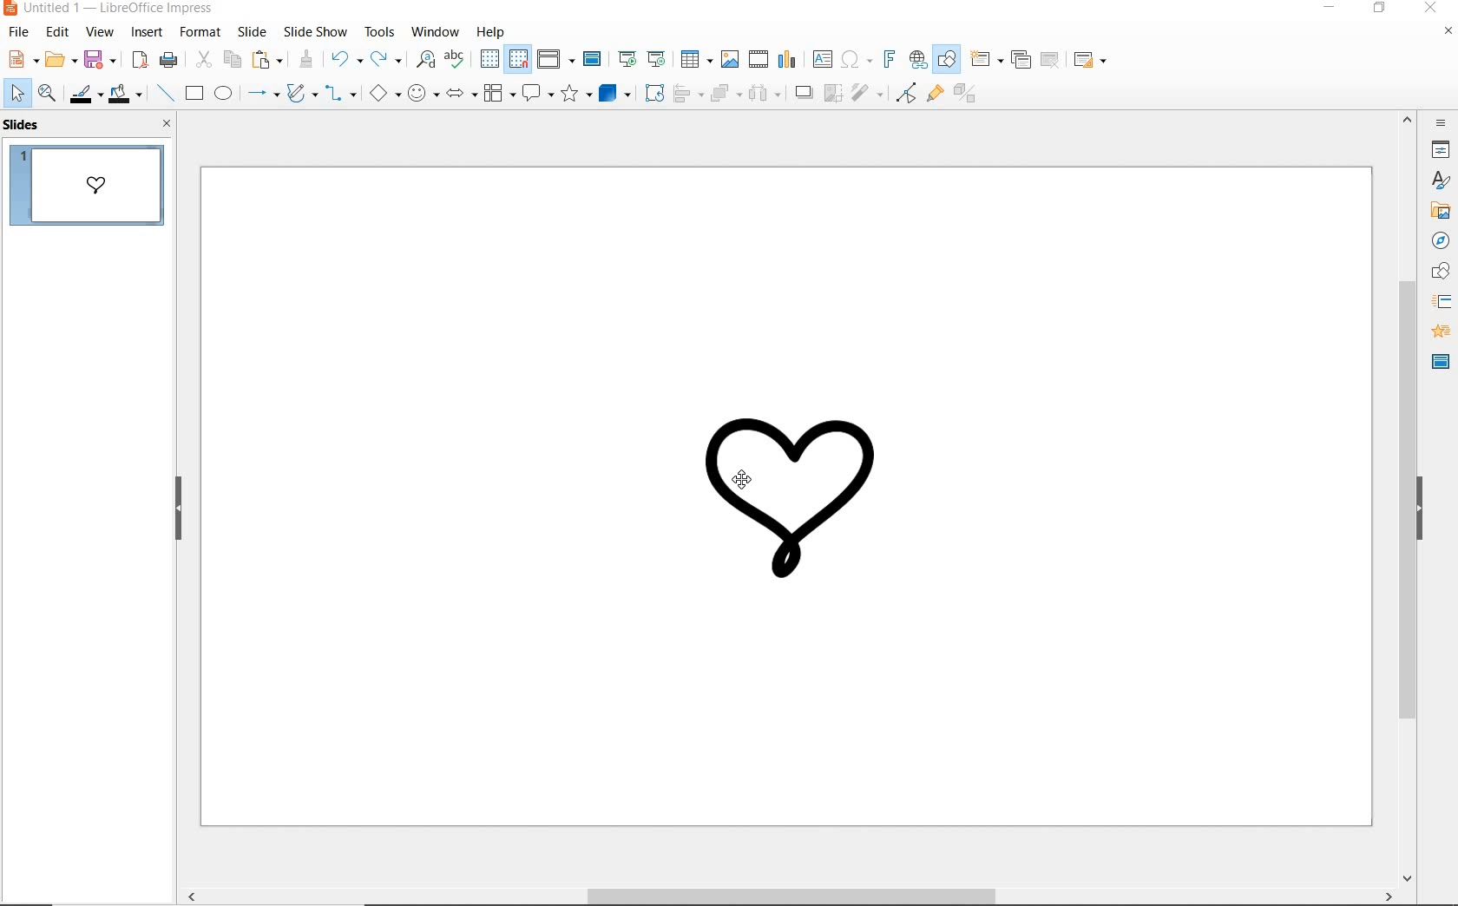 This screenshot has width=1458, height=906. I want to click on HIDE, so click(179, 510).